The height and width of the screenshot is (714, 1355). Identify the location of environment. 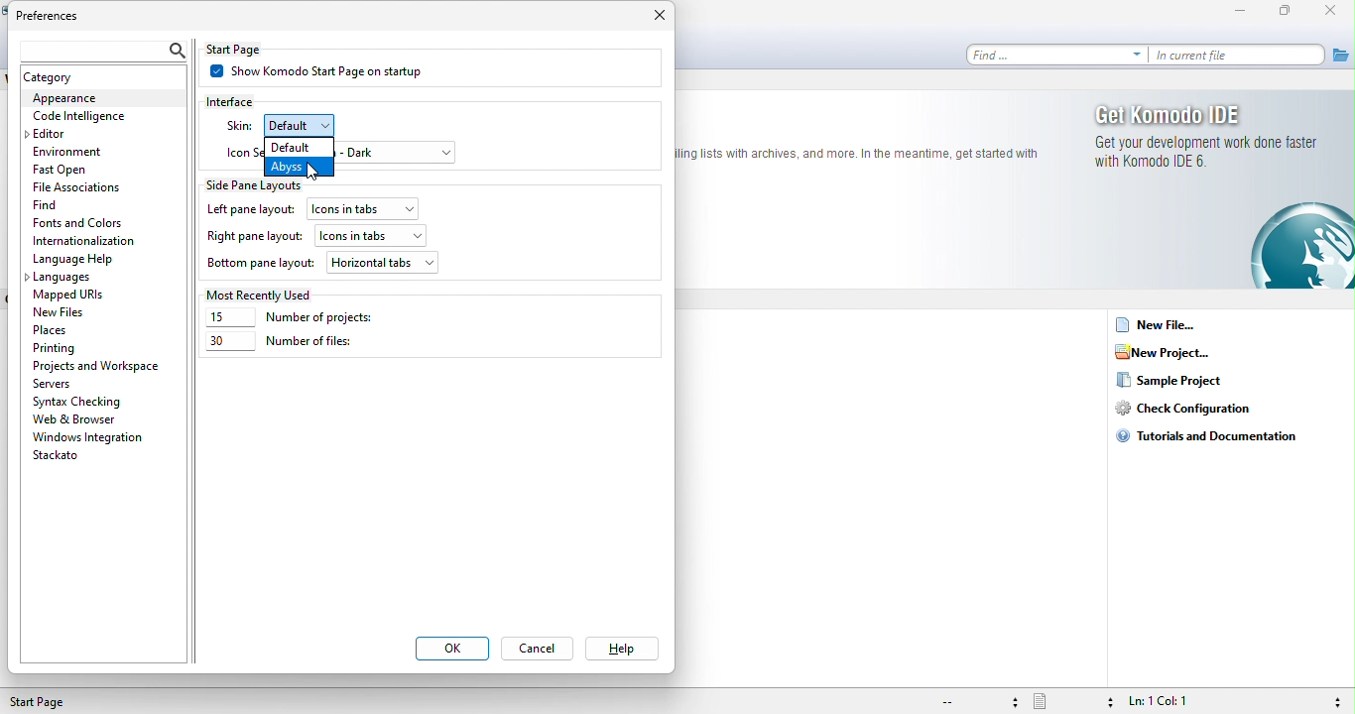
(73, 151).